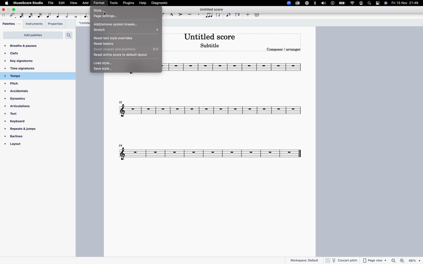 This screenshot has width=423, height=264. I want to click on edit, so click(63, 3).